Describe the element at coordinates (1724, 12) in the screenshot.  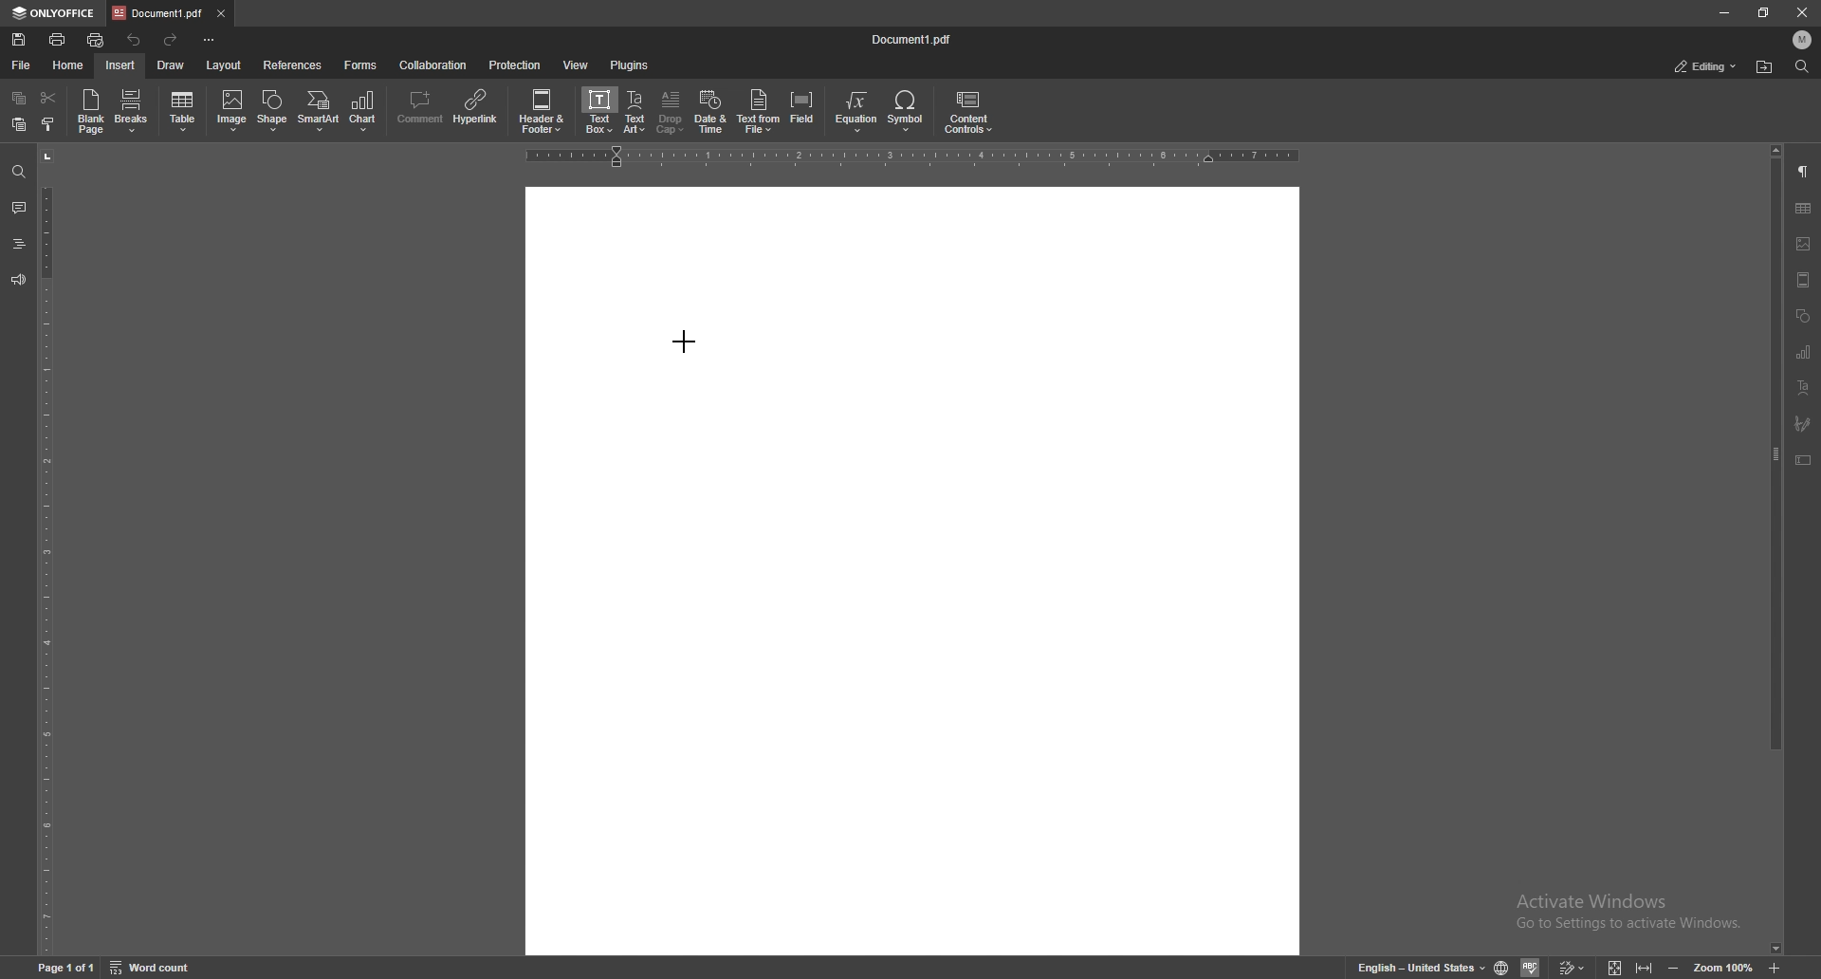
I see `minimize` at that location.